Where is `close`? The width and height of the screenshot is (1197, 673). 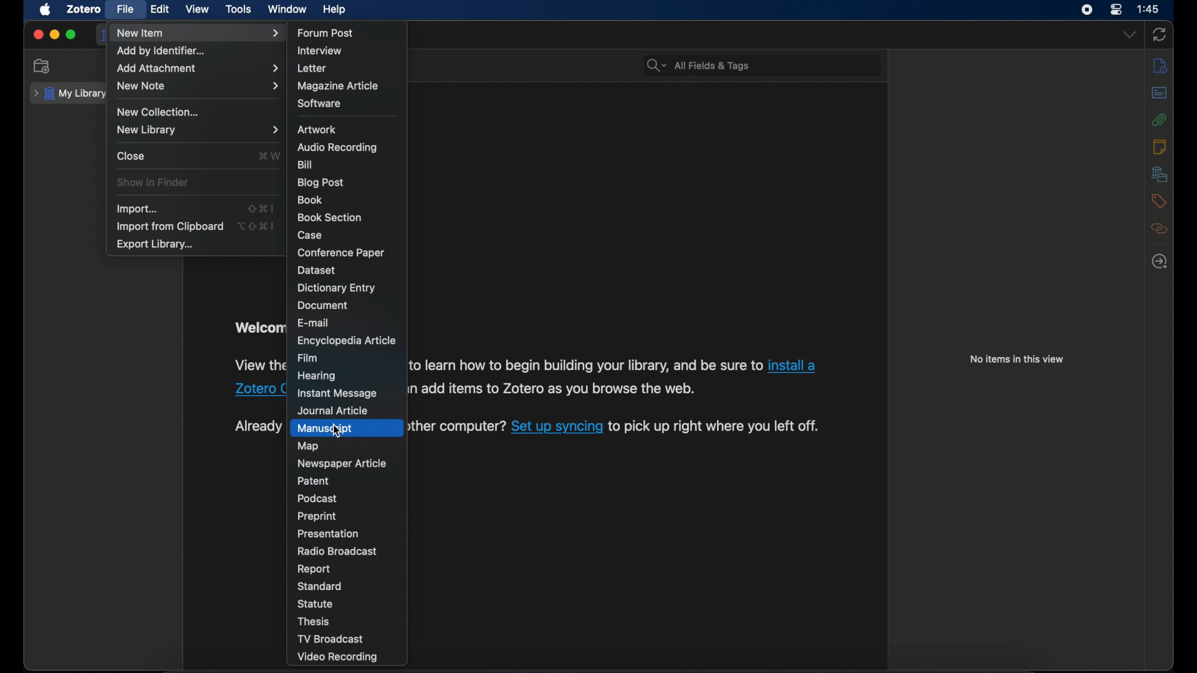
close is located at coordinates (37, 34).